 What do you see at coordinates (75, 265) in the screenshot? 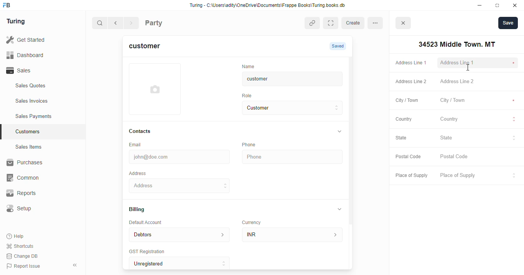
I see `collpase` at bounding box center [75, 265].